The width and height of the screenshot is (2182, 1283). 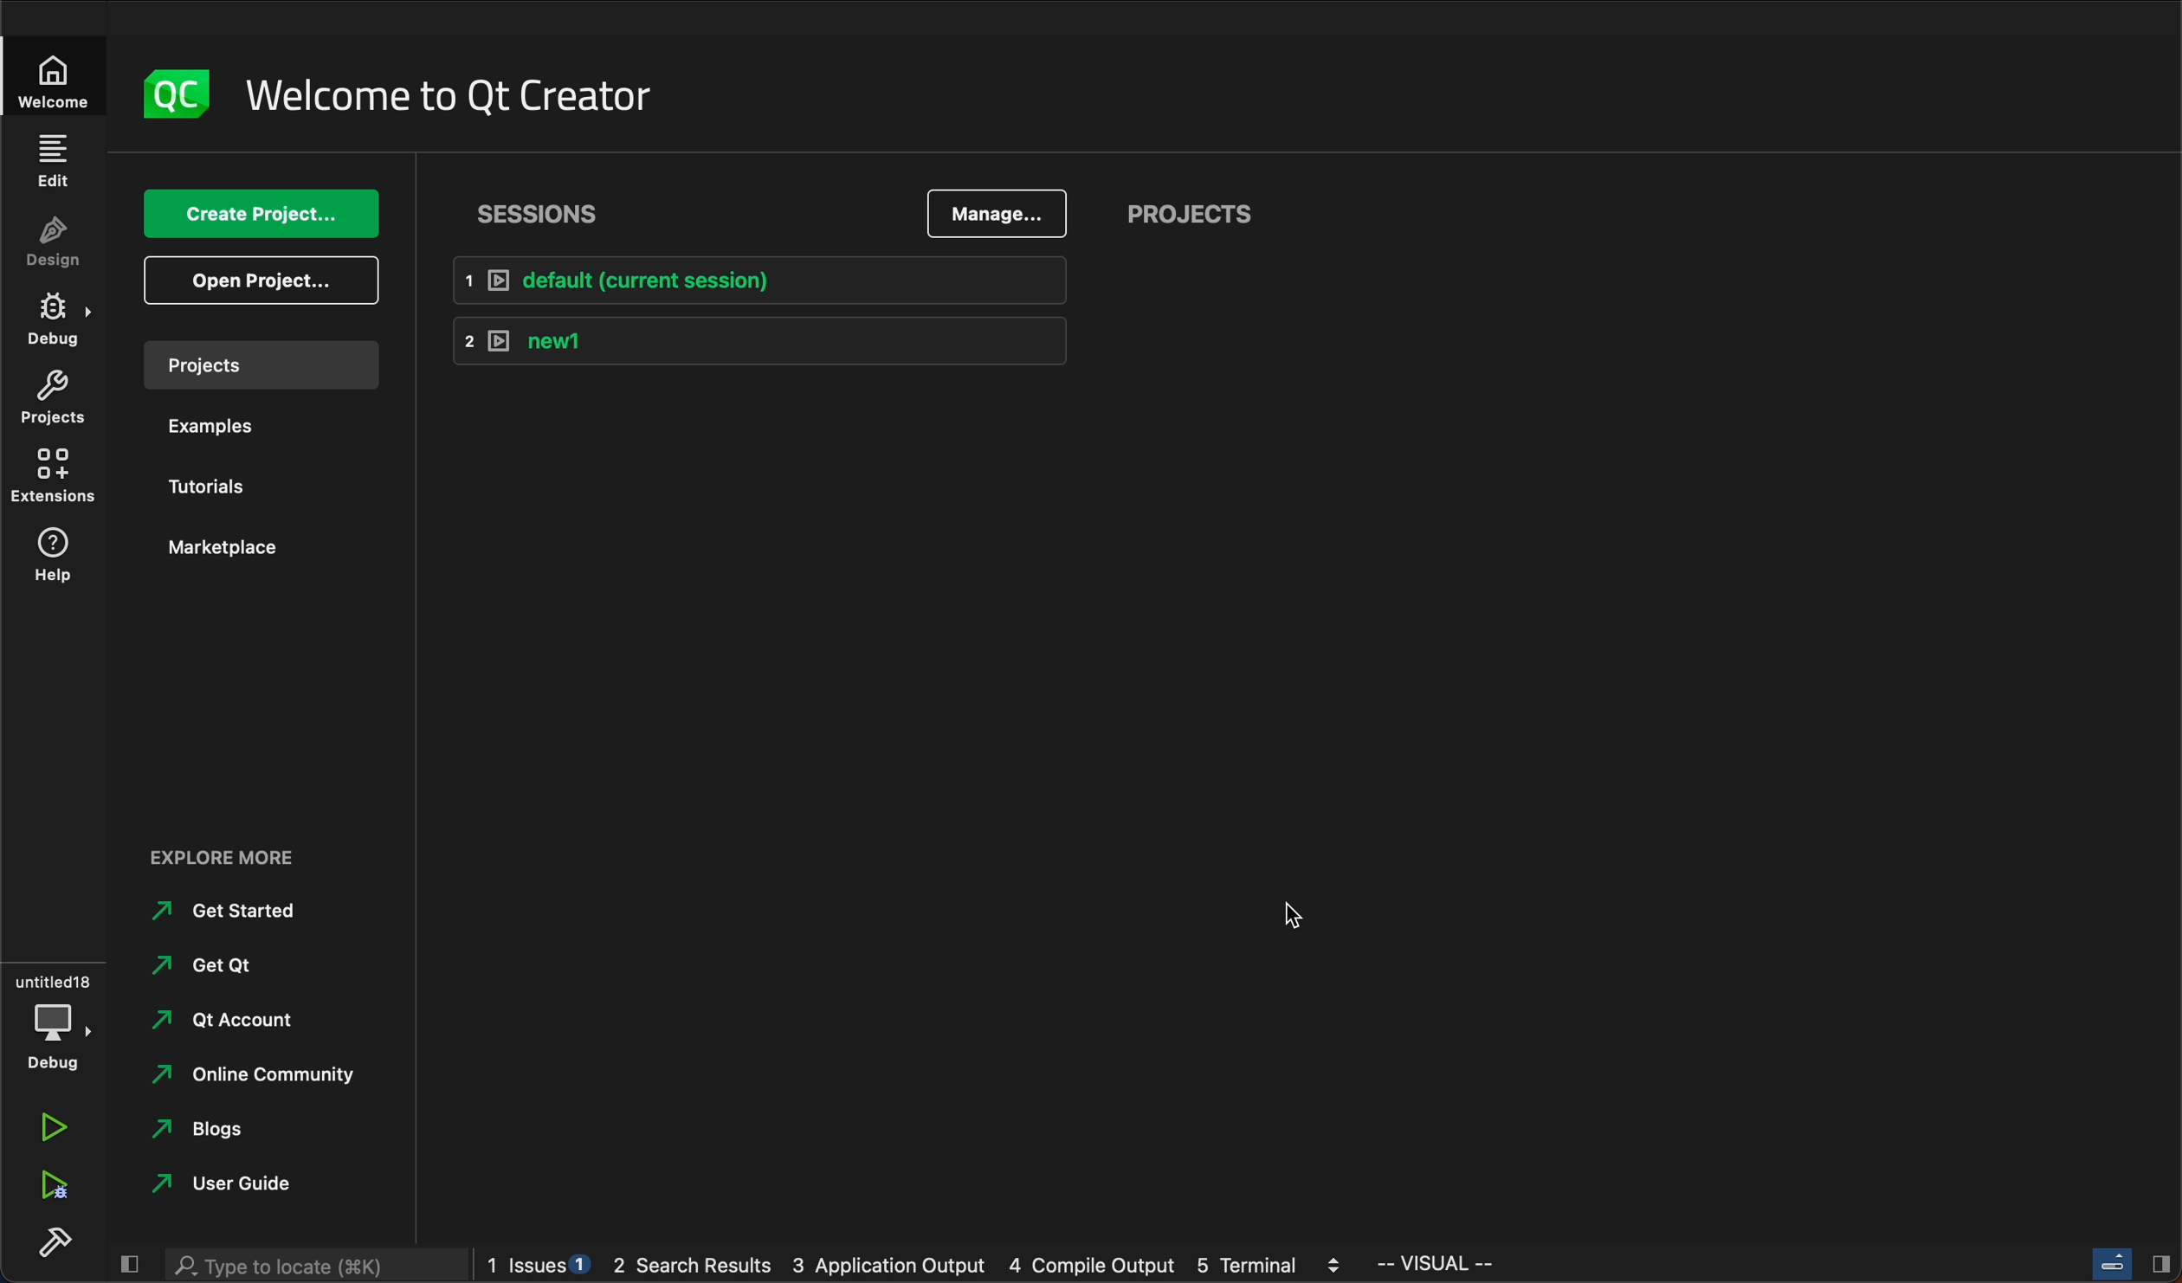 I want to click on tutorials, so click(x=222, y=480).